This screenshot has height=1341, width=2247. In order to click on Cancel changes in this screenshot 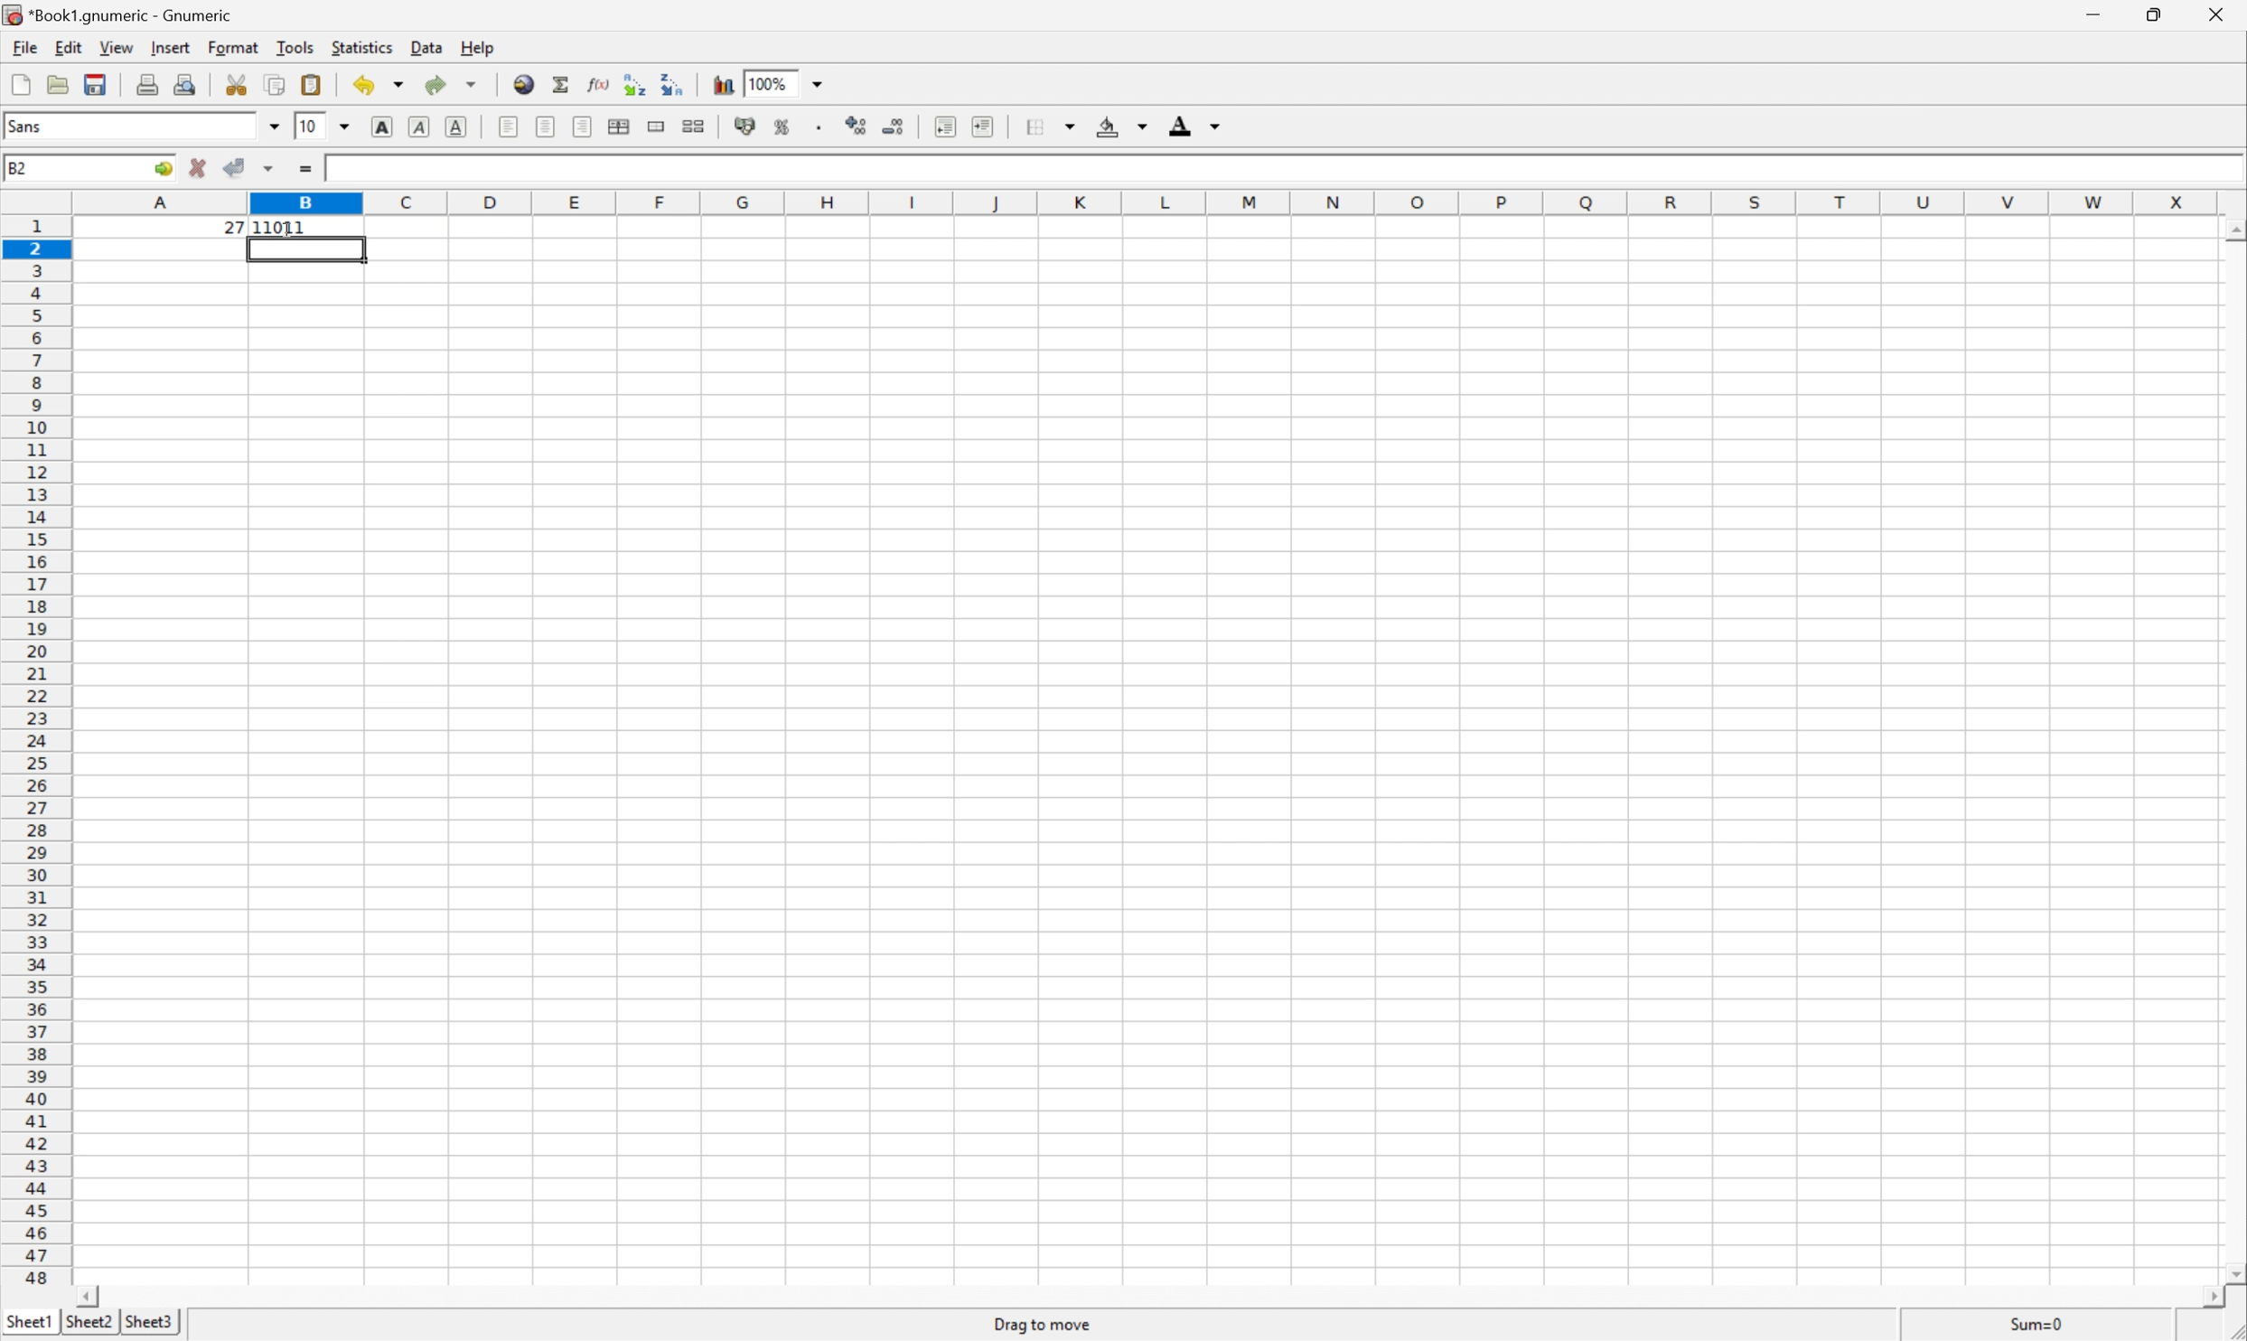, I will do `click(201, 166)`.